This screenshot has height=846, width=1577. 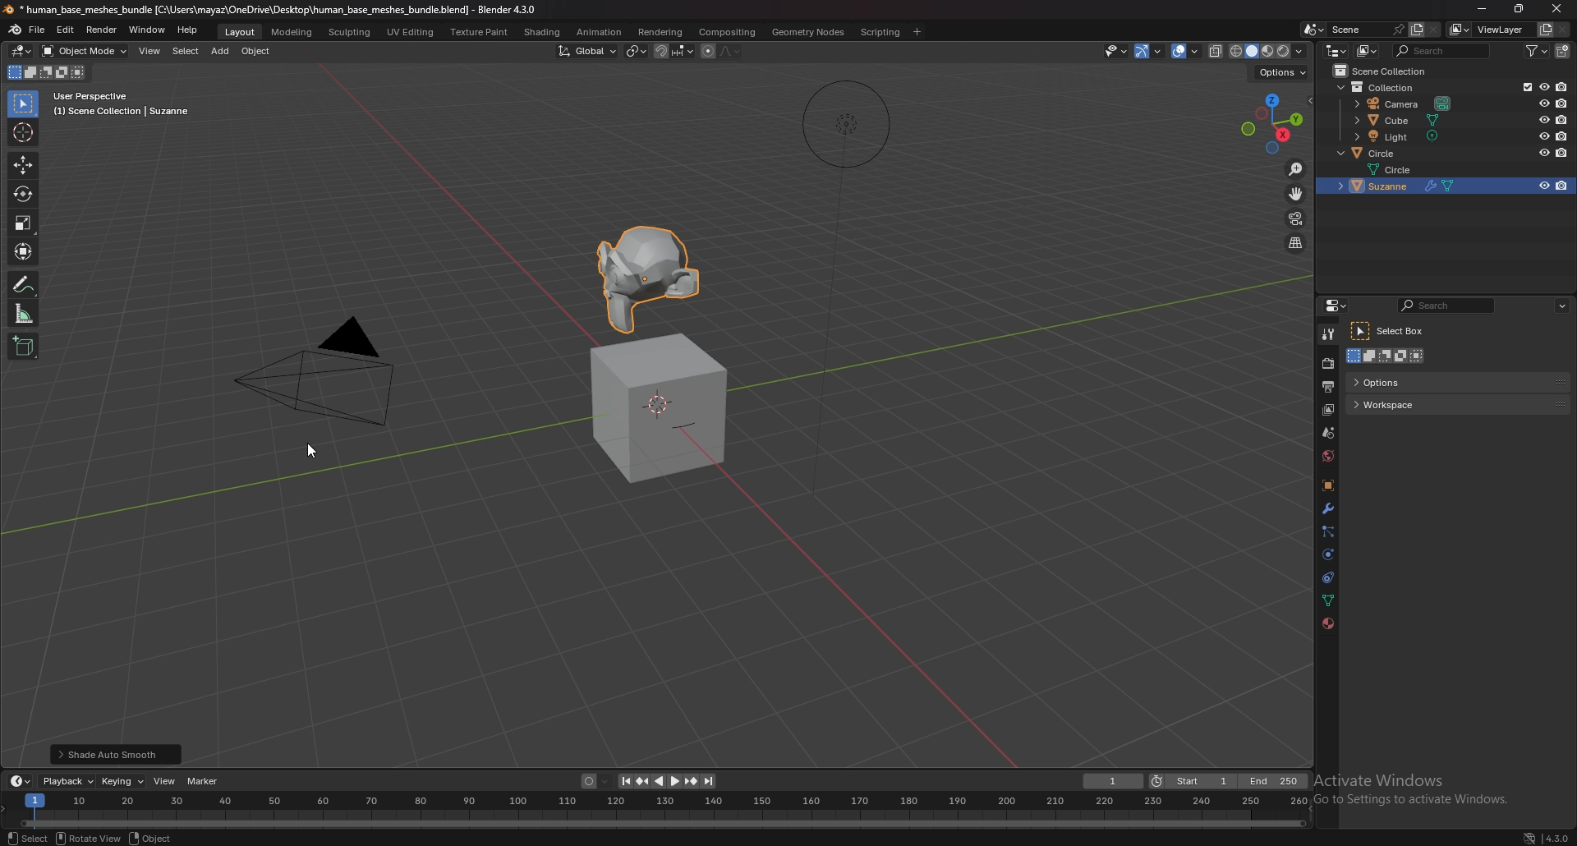 I want to click on new collection, so click(x=1561, y=51).